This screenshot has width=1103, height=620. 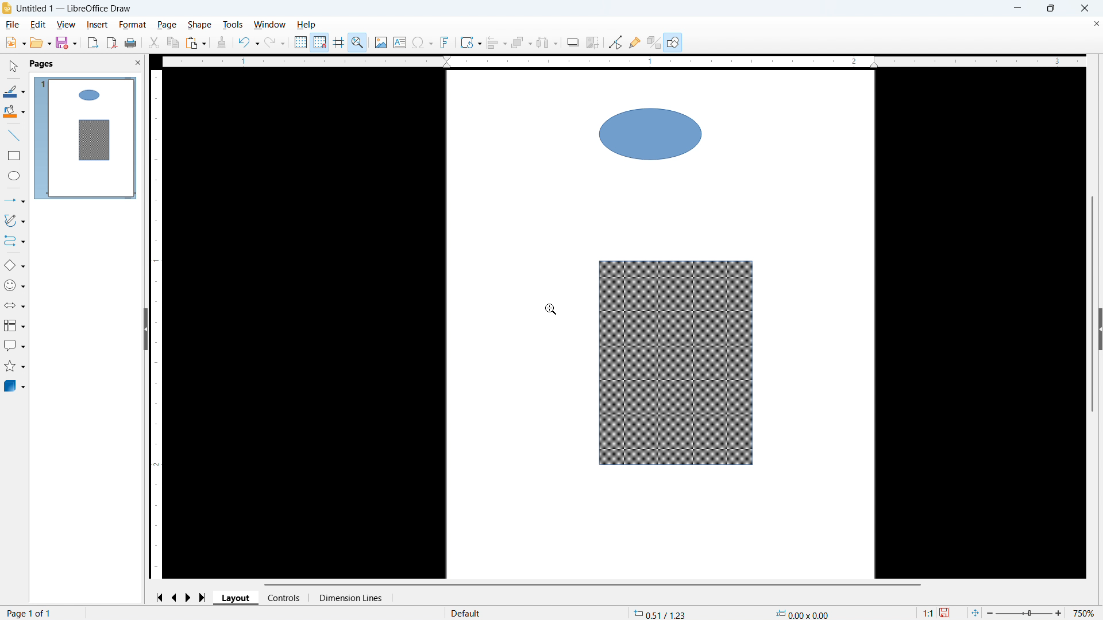 What do you see at coordinates (156, 323) in the screenshot?
I see `Vertical ruler ` at bounding box center [156, 323].